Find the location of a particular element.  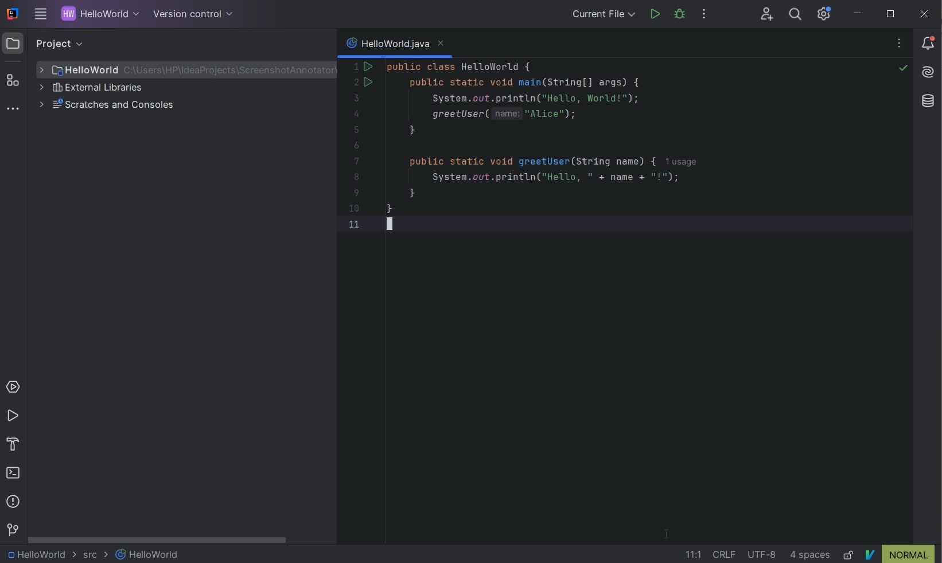

PROBLEMS is located at coordinates (13, 503).